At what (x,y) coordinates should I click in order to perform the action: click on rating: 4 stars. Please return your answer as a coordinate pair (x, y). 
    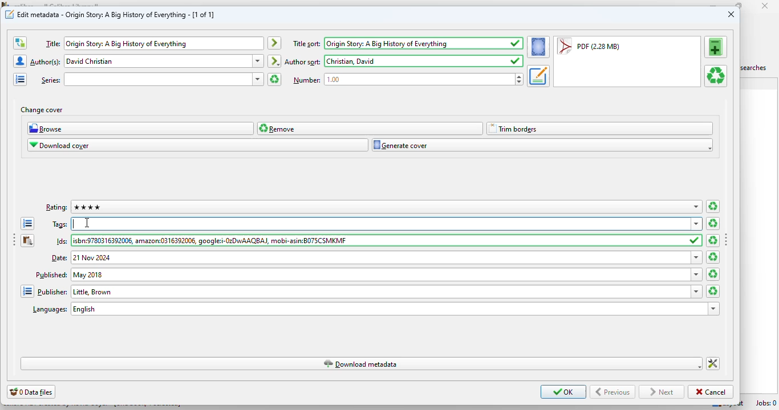
    Looking at the image, I should click on (379, 207).